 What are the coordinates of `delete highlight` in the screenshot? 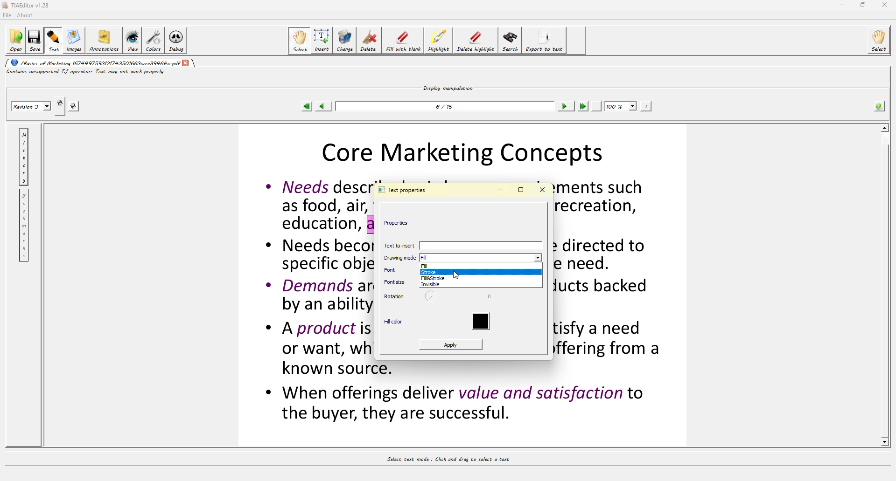 It's located at (474, 39).